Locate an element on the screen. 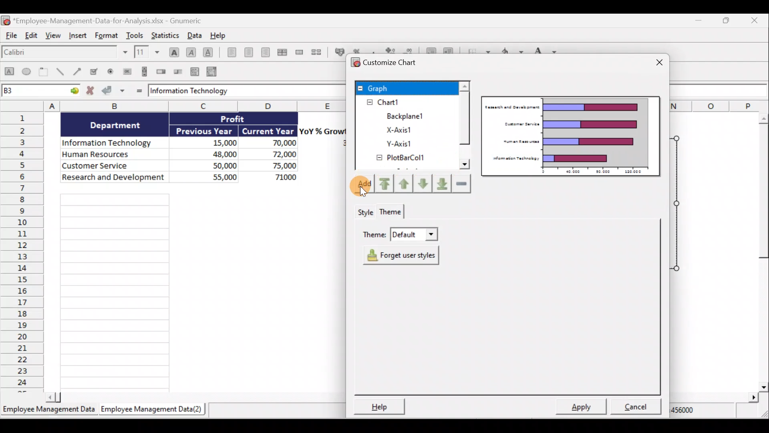 Image resolution: width=769 pixels, height=433 pixels. Close is located at coordinates (657, 64).